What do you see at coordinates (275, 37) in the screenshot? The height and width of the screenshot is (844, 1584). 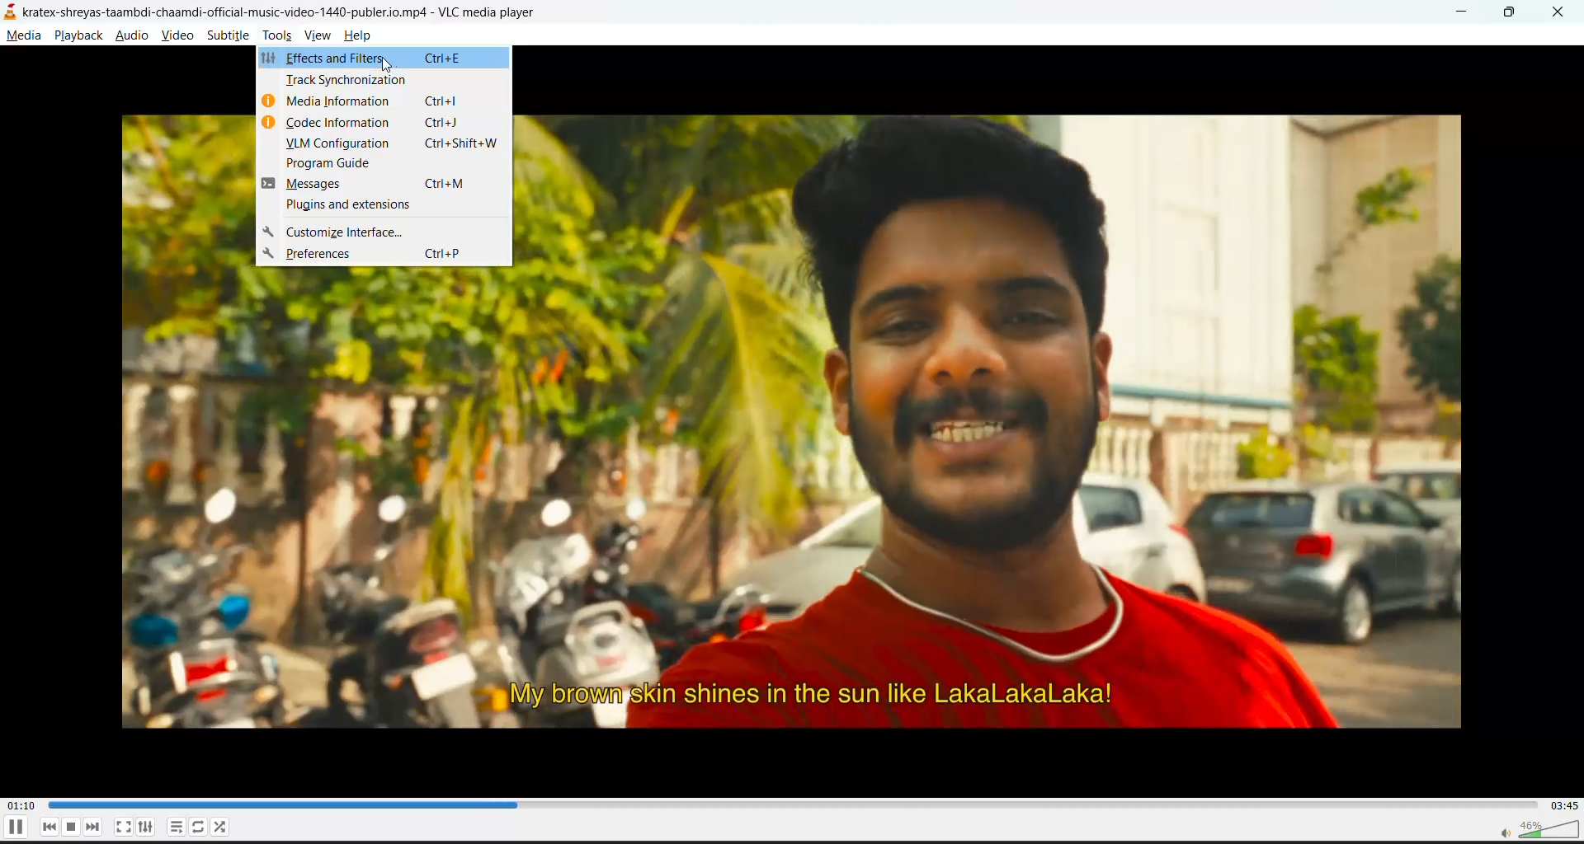 I see `tools` at bounding box center [275, 37].